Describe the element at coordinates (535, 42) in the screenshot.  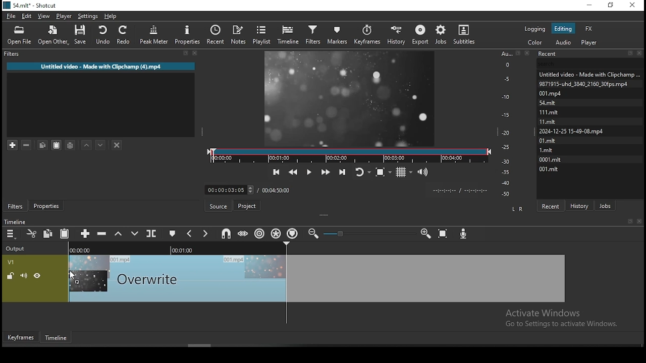
I see `color` at that location.